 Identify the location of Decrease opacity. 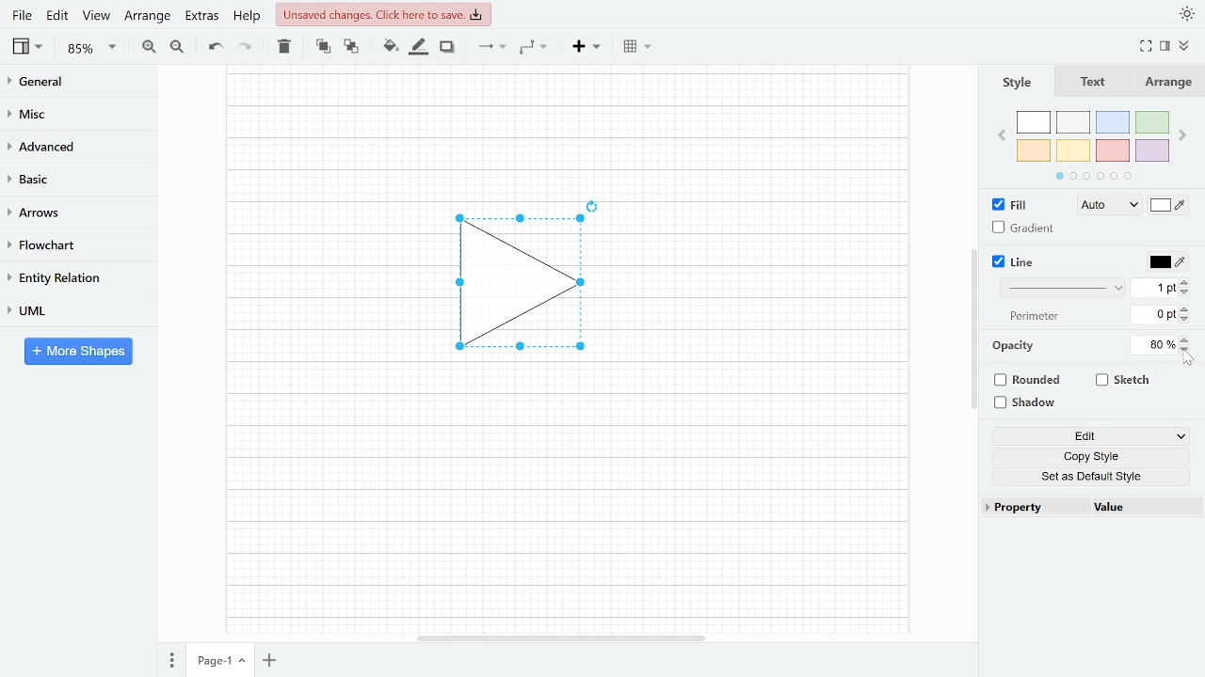
(1187, 350).